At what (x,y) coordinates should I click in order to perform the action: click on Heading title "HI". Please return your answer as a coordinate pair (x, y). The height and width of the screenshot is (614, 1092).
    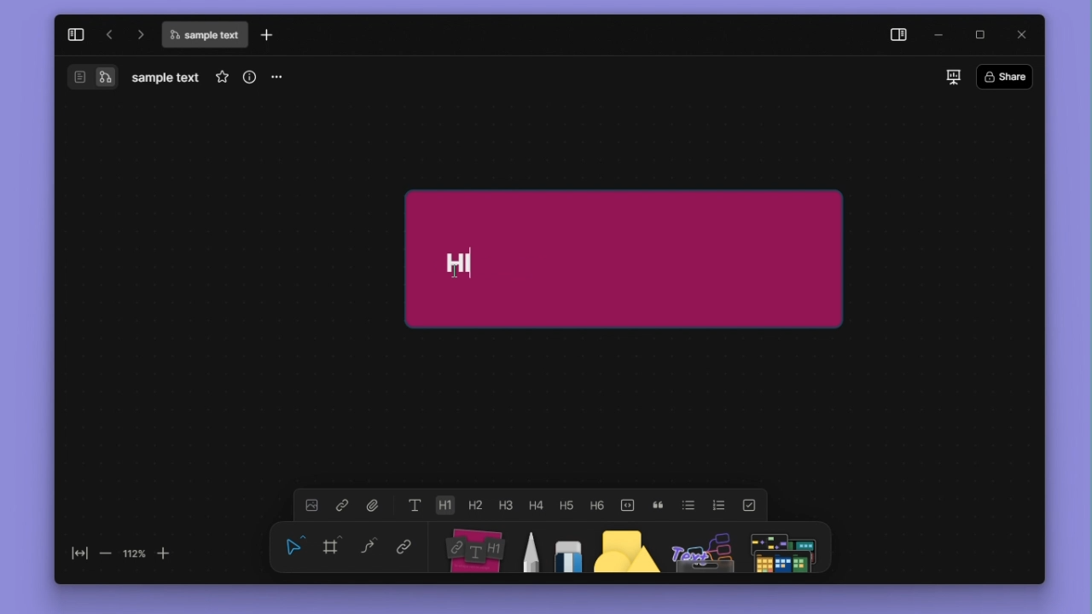
    Looking at the image, I should click on (461, 264).